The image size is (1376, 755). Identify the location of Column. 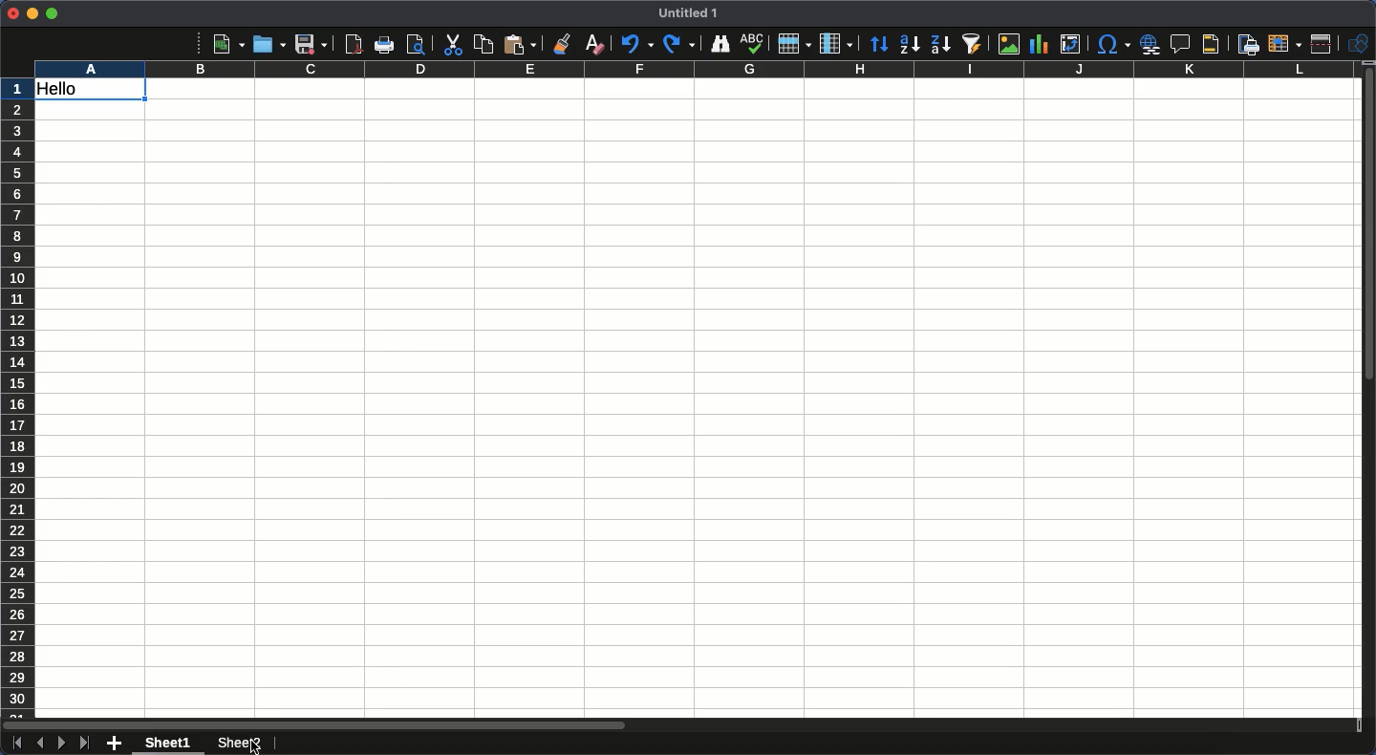
(838, 44).